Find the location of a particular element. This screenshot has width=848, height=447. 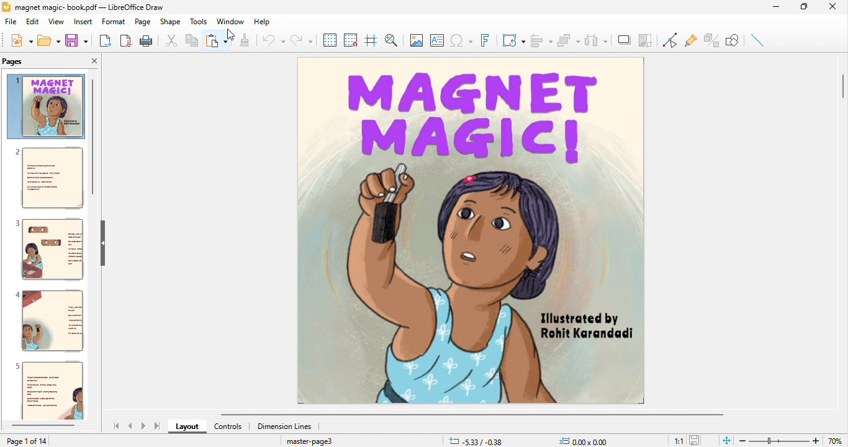

undo is located at coordinates (271, 40).